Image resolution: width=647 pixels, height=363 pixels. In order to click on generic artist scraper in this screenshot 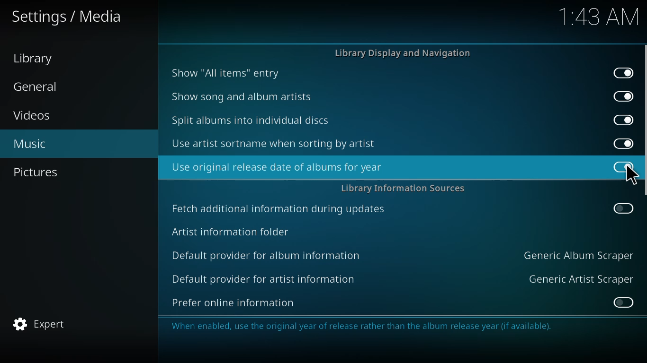, I will do `click(581, 278)`.